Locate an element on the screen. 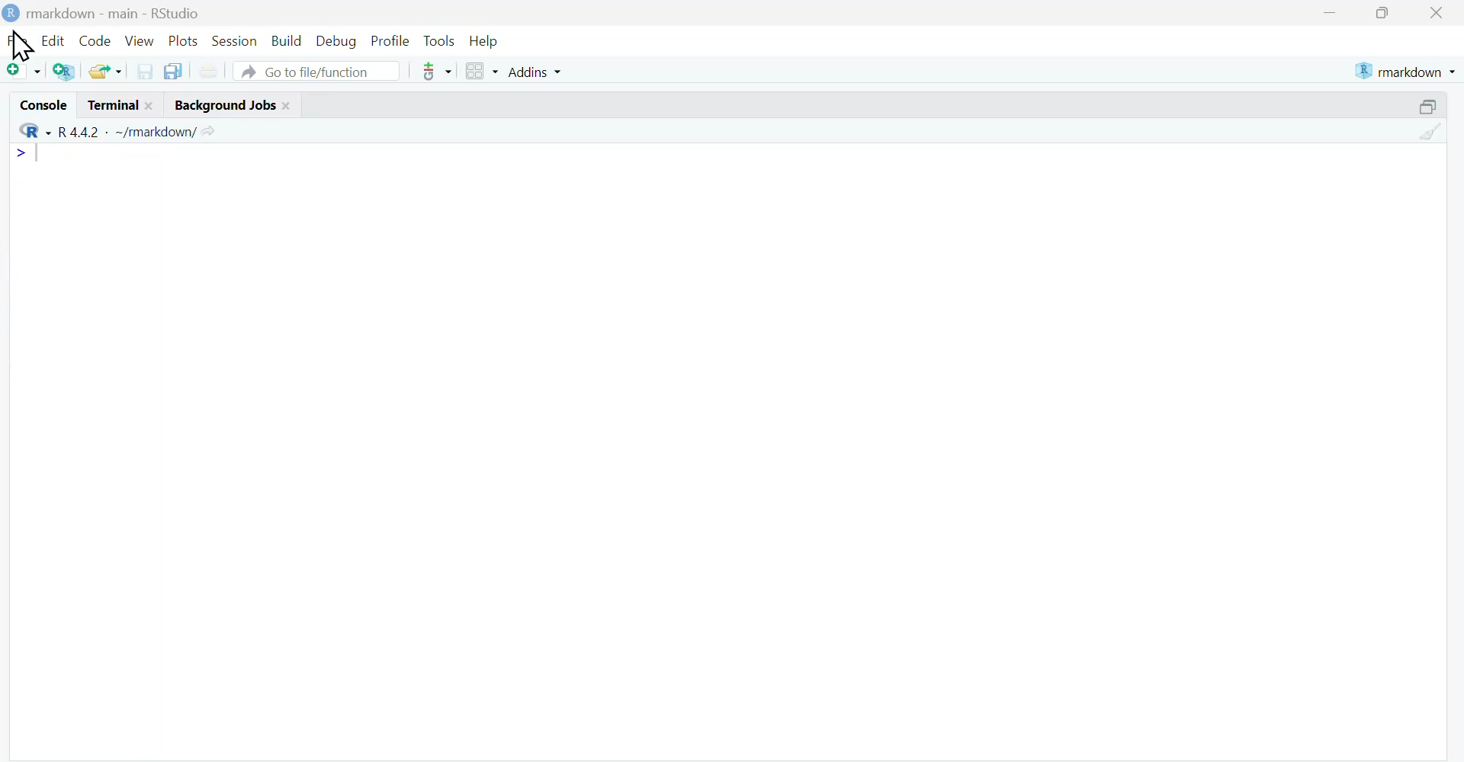  line 1 is located at coordinates (30, 153).